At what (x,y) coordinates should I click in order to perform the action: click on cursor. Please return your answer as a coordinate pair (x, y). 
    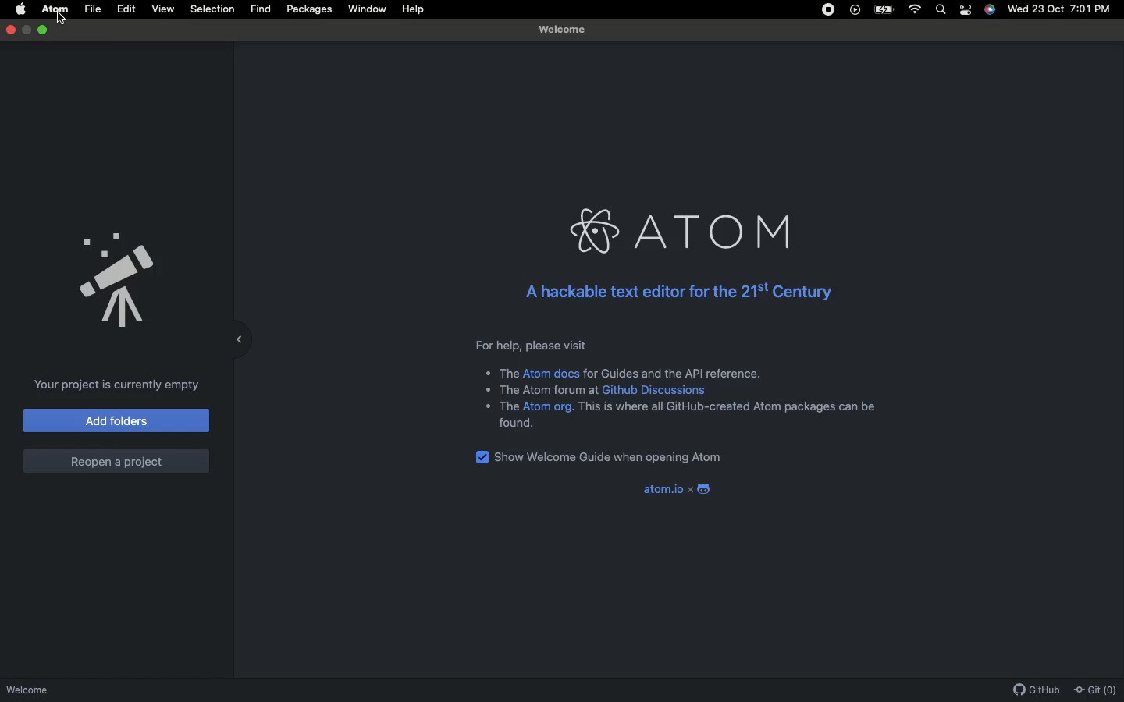
    Looking at the image, I should click on (69, 19).